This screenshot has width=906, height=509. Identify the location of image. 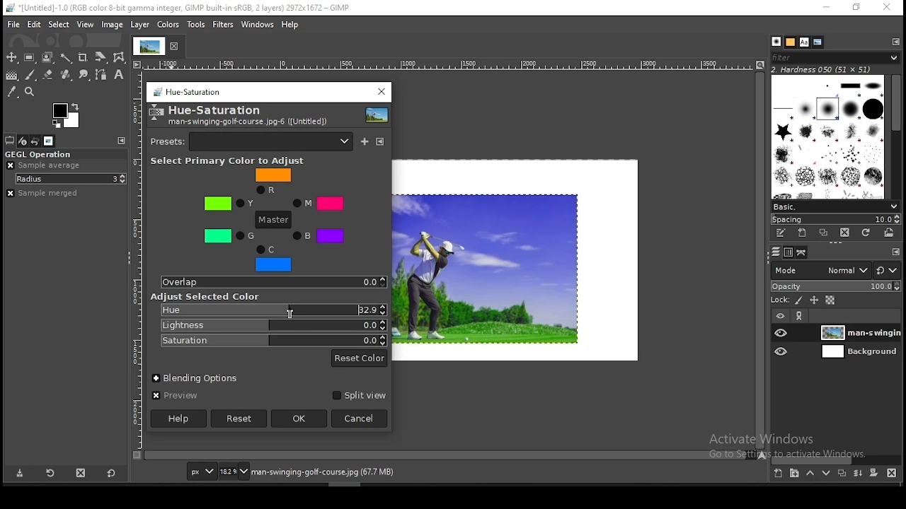
(113, 24).